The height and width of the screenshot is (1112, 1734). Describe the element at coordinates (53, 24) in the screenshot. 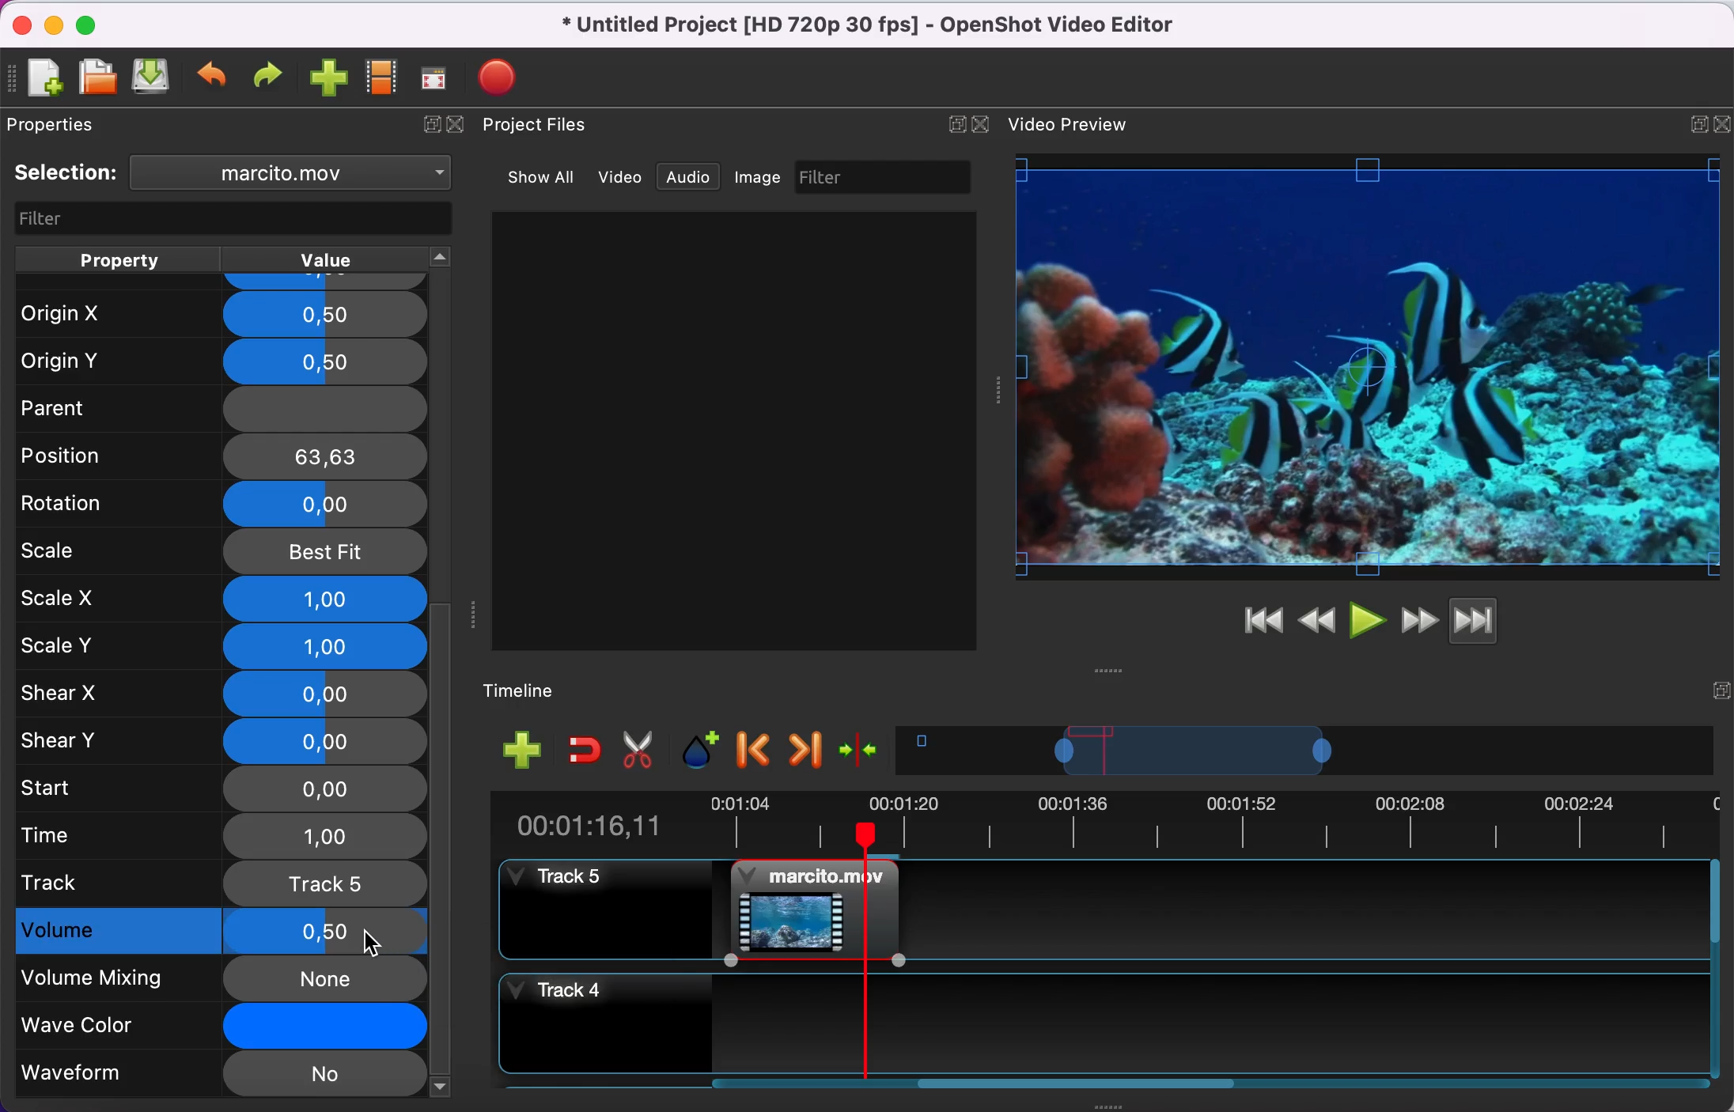

I see `minimize` at that location.